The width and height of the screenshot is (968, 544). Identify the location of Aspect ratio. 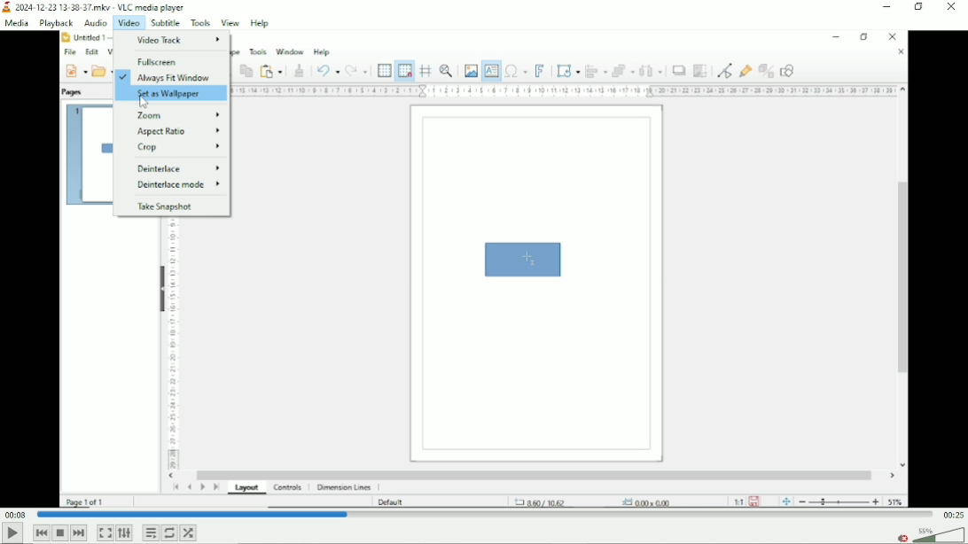
(177, 130).